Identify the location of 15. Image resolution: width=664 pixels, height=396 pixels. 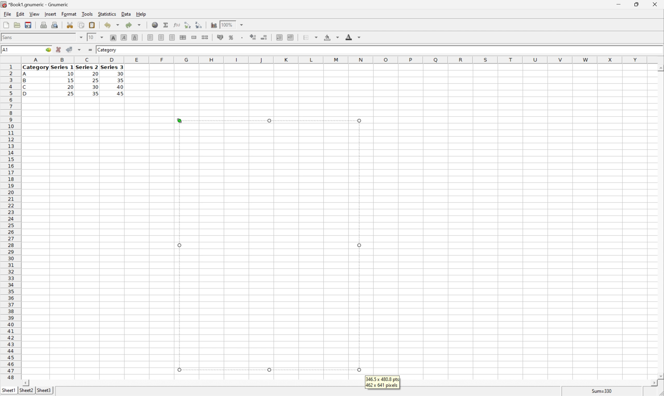
(70, 80).